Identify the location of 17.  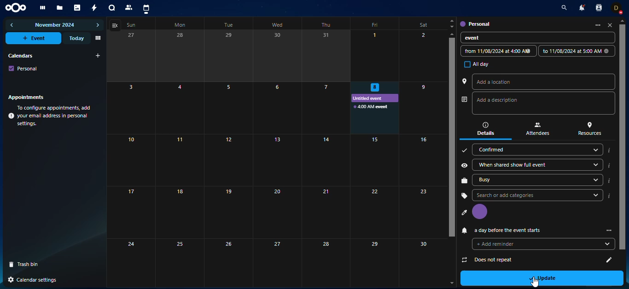
(132, 212).